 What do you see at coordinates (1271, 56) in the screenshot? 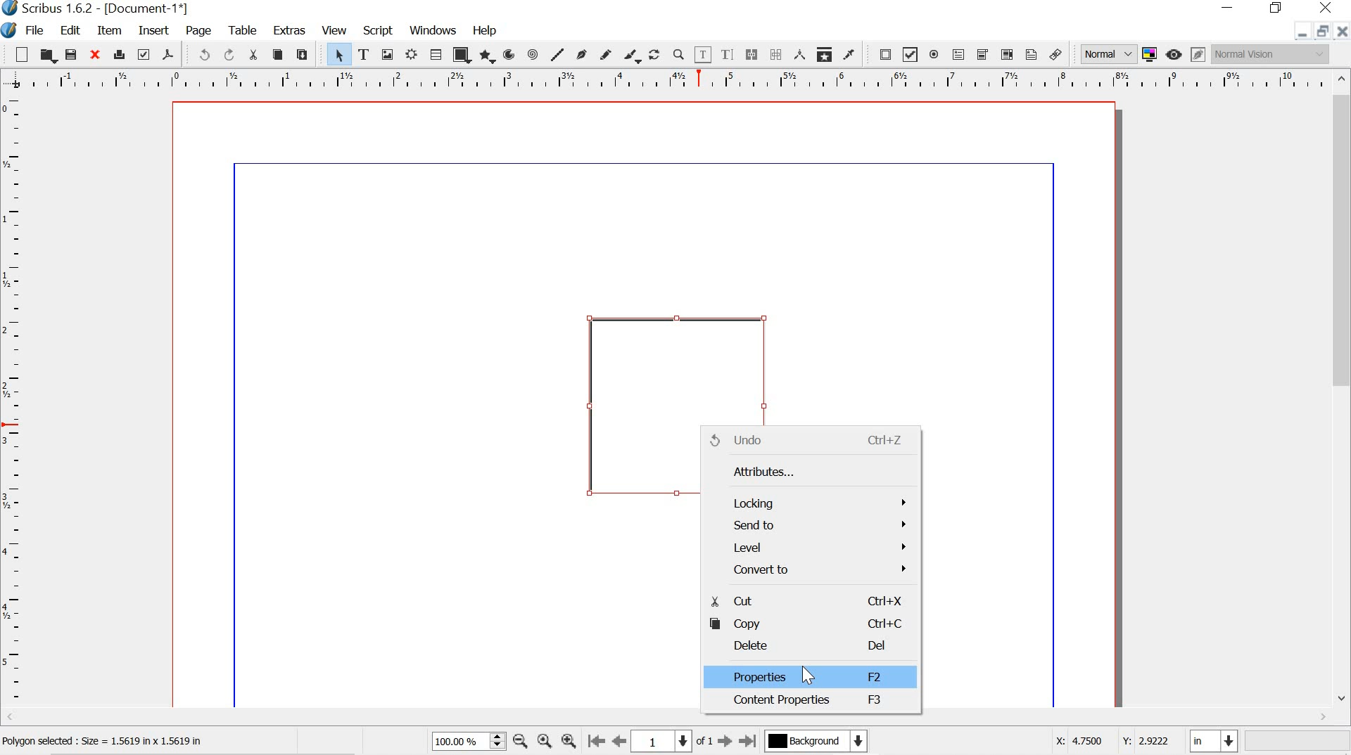
I see `normal vision` at bounding box center [1271, 56].